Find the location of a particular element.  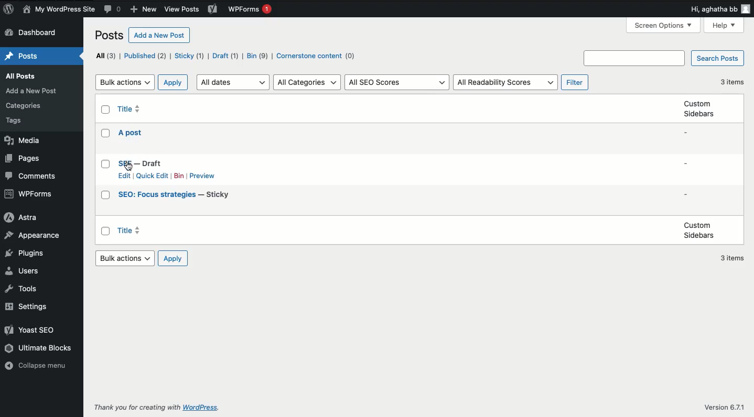

Dashboard  is located at coordinates (31, 33).